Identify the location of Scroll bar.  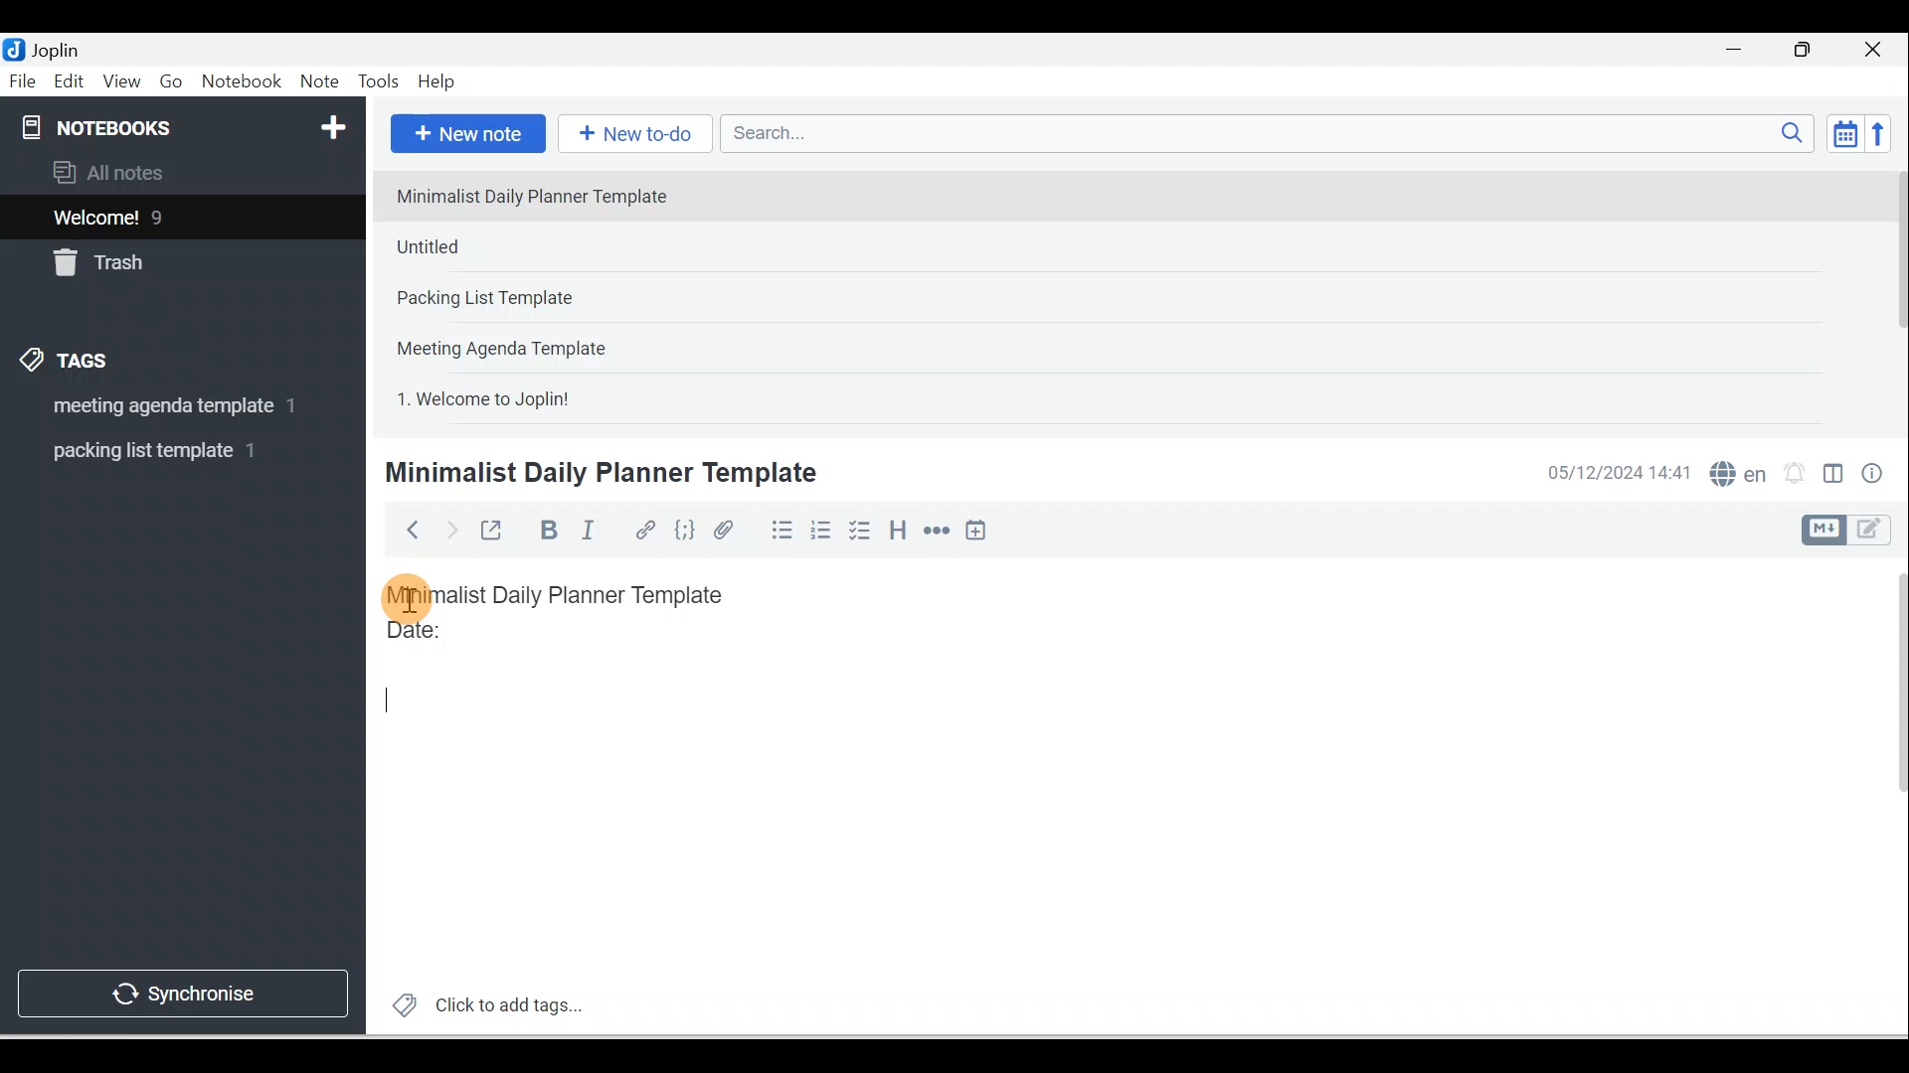
(1887, 797).